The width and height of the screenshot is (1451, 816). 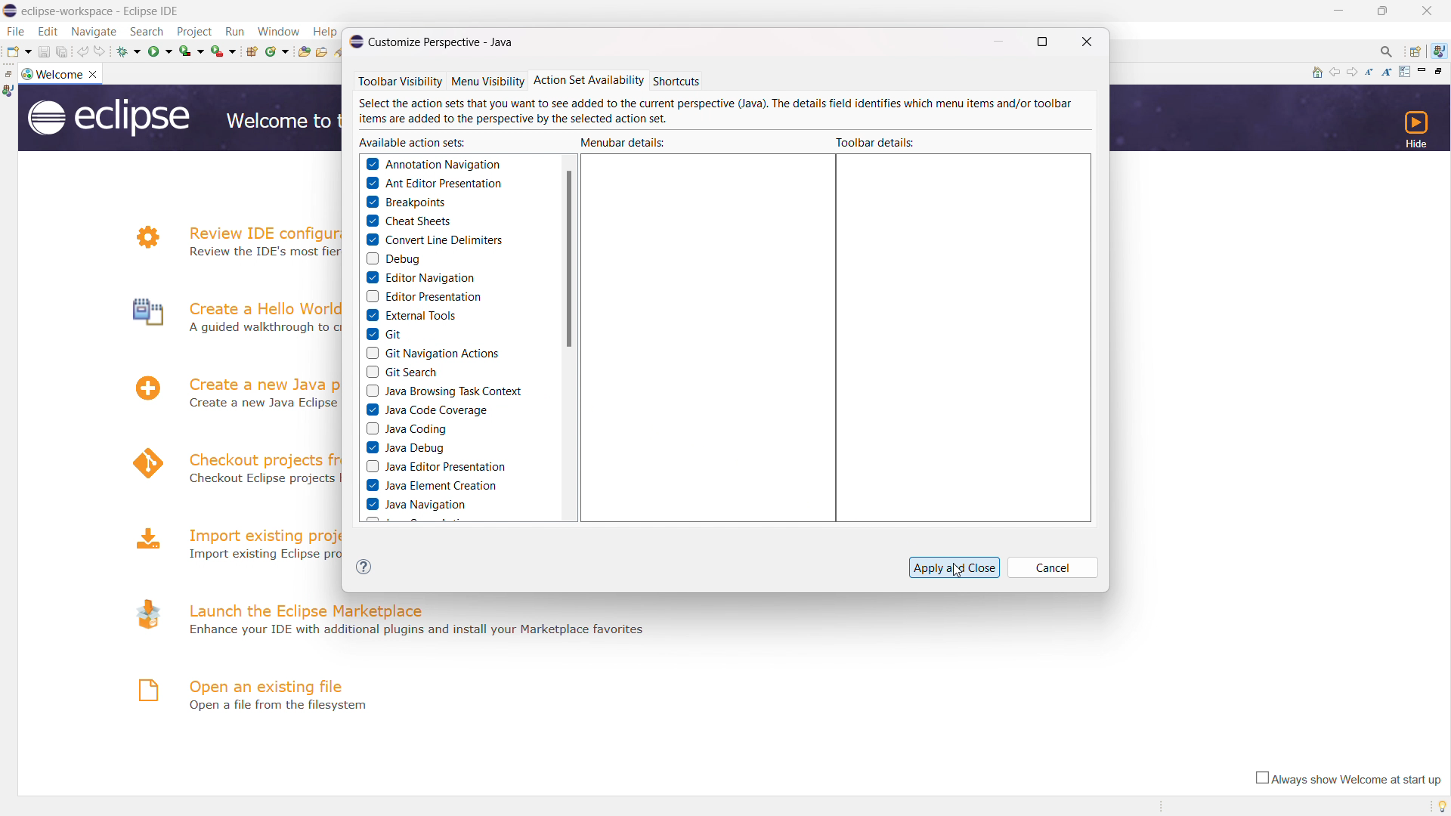 What do you see at coordinates (234, 32) in the screenshot?
I see `run` at bounding box center [234, 32].